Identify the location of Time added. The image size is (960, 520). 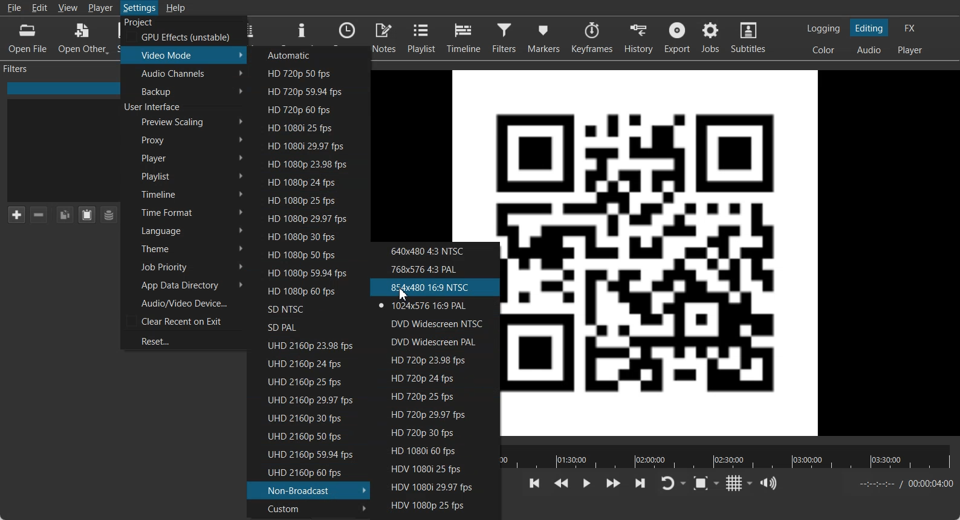
(930, 483).